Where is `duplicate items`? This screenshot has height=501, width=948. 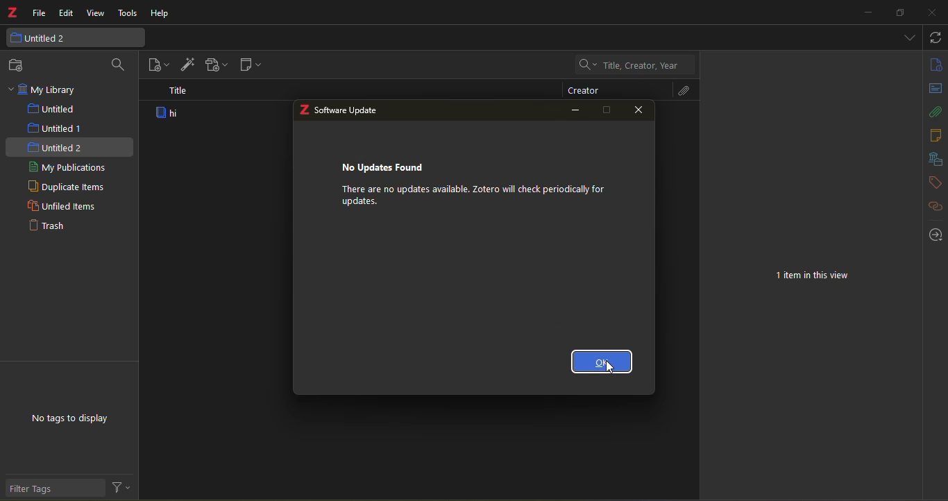
duplicate items is located at coordinates (66, 187).